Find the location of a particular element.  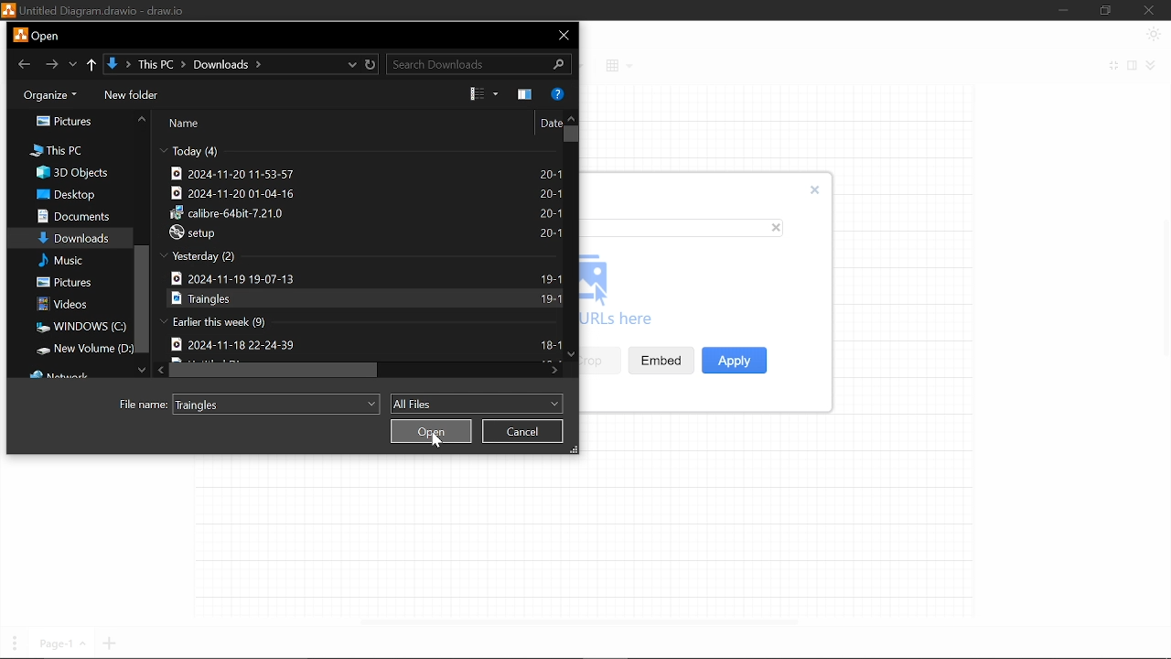

Restore down is located at coordinates (1106, 11).